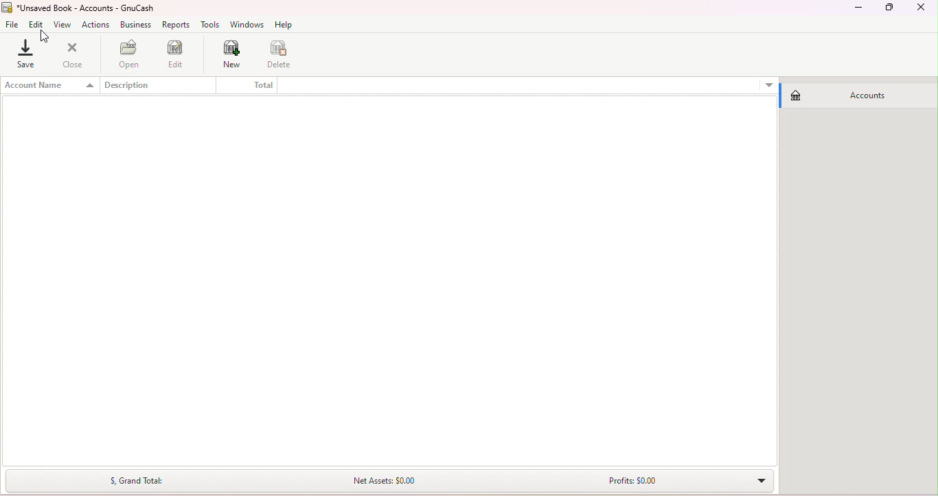 Image resolution: width=938 pixels, height=496 pixels. I want to click on More options, so click(768, 84).